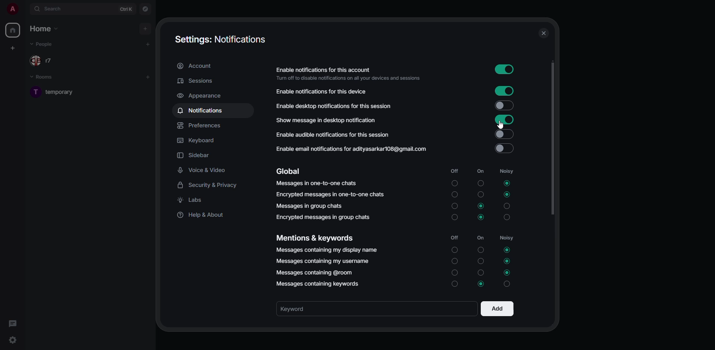 This screenshot has width=715, height=350. What do you see at coordinates (328, 250) in the screenshot?
I see `messages containing name` at bounding box center [328, 250].